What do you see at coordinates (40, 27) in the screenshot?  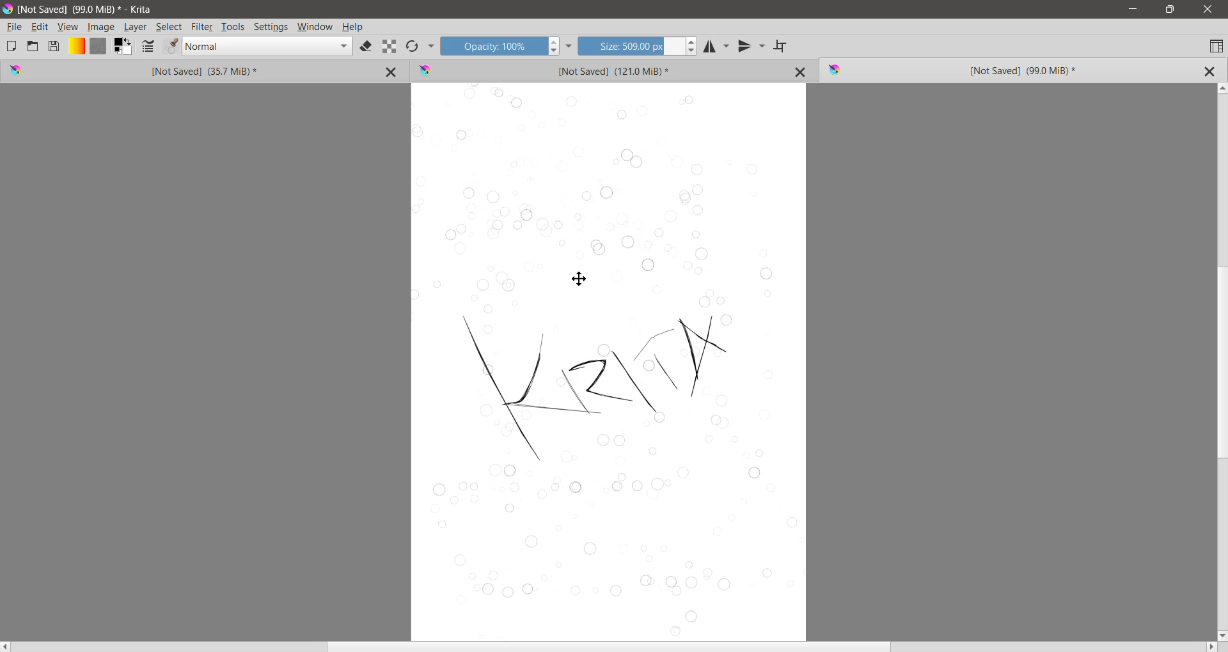 I see `Edit` at bounding box center [40, 27].